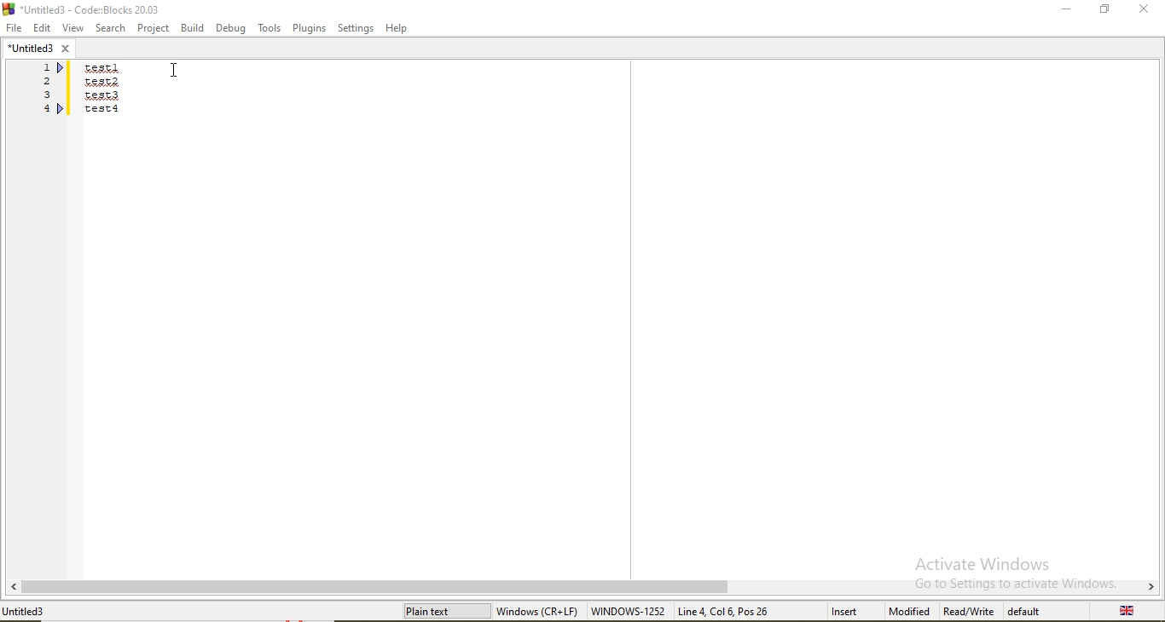 The image size is (1165, 622). I want to click on Settings , so click(353, 29).